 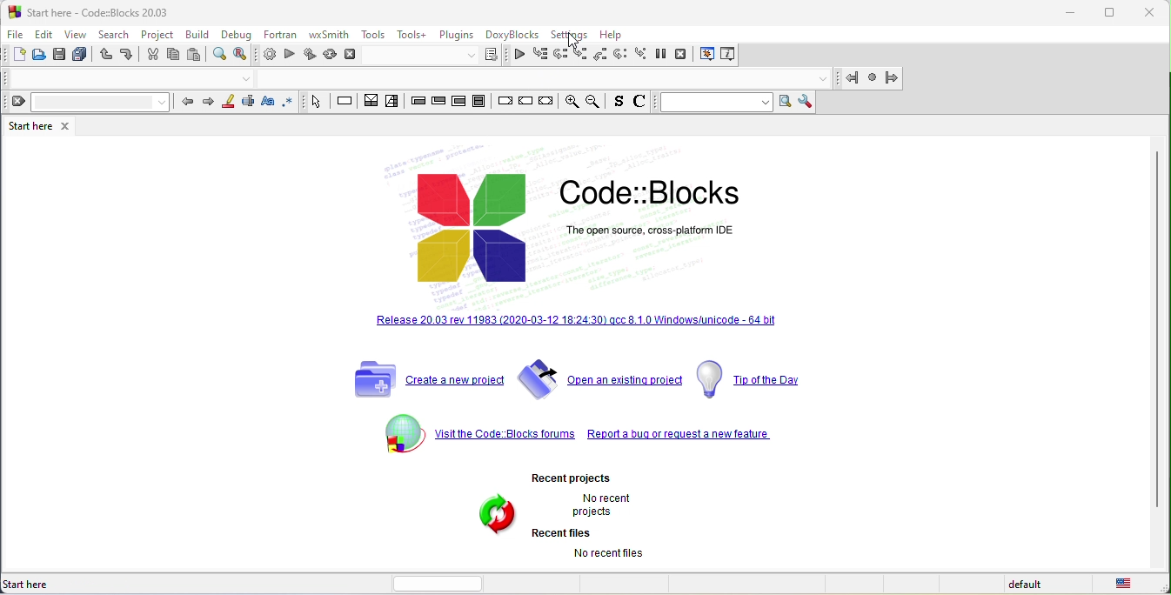 What do you see at coordinates (683, 57) in the screenshot?
I see `stop debugger` at bounding box center [683, 57].